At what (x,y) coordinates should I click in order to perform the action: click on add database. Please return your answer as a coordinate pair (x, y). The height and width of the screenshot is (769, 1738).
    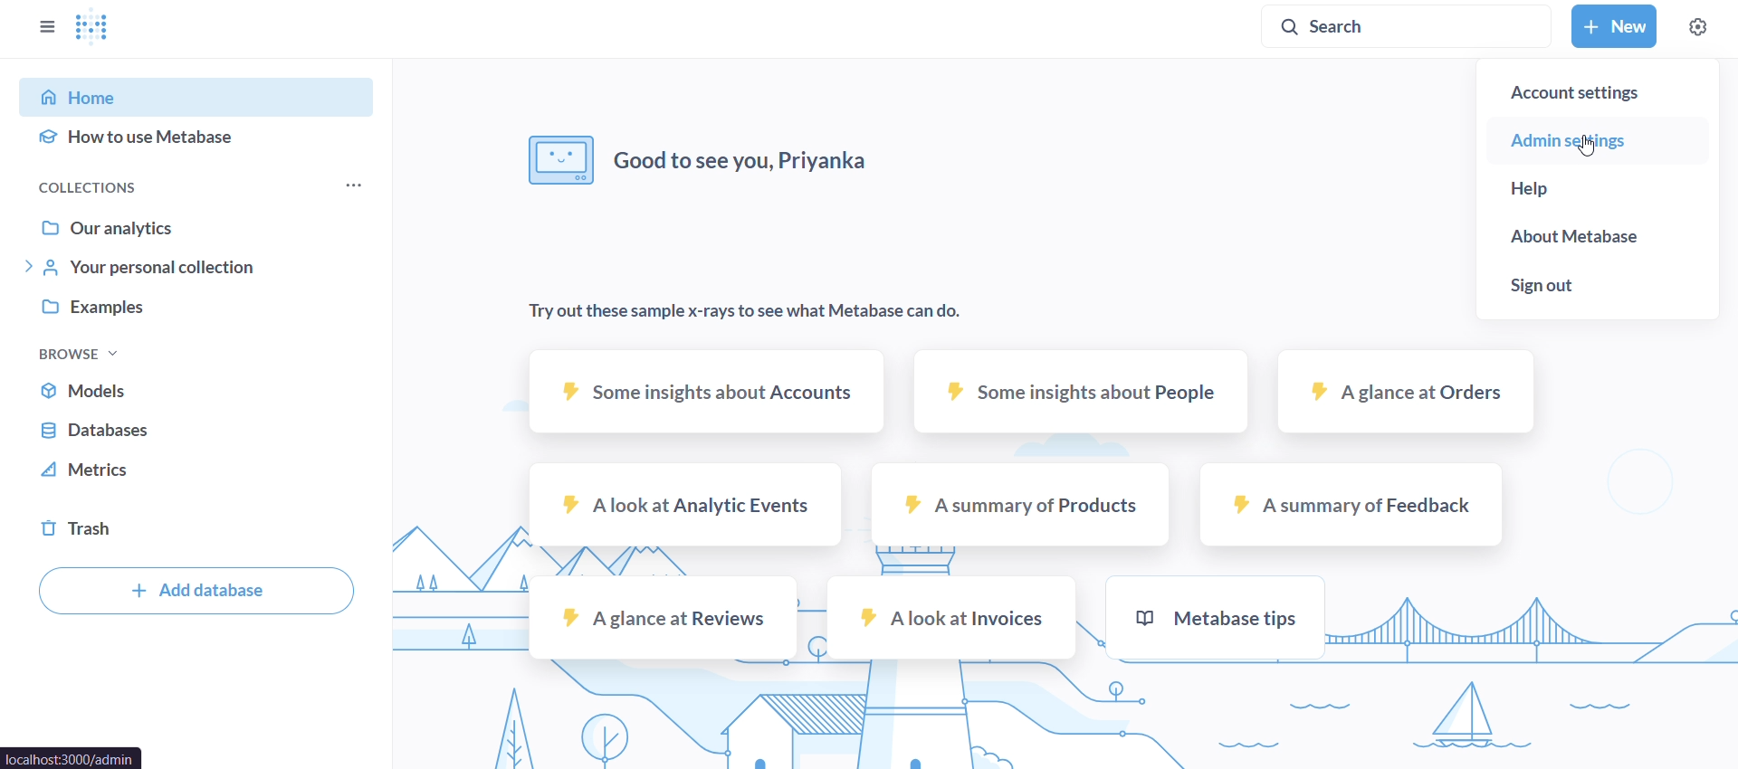
    Looking at the image, I should click on (194, 591).